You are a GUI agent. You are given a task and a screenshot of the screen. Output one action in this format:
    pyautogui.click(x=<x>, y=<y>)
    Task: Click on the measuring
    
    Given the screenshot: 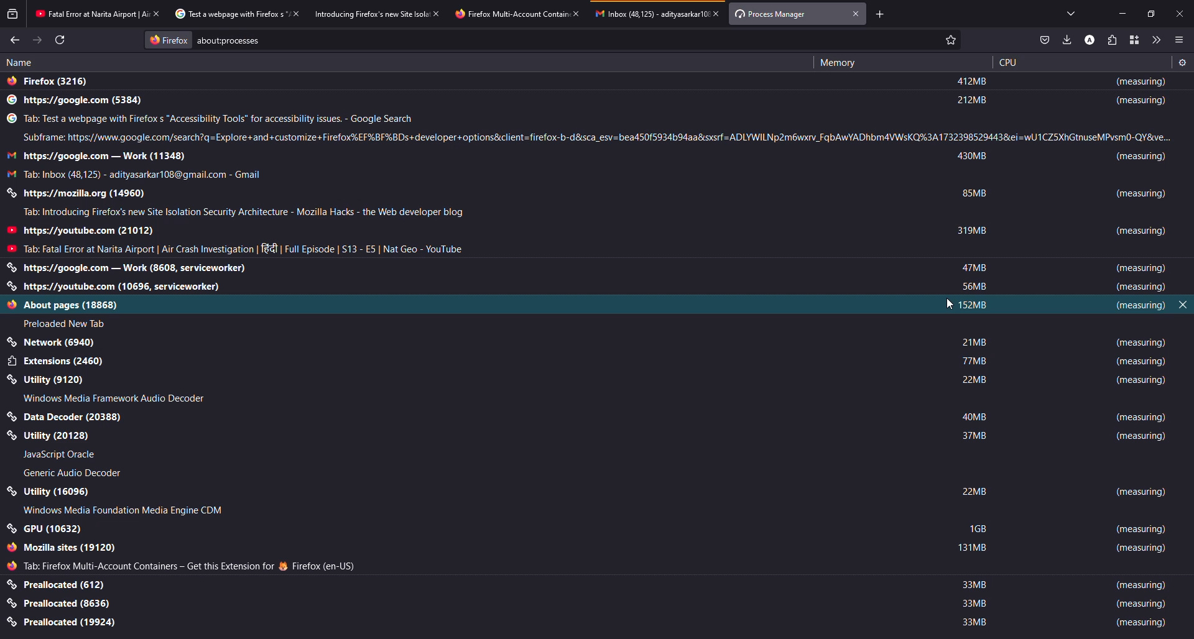 What is the action you would take?
    pyautogui.click(x=1142, y=267)
    